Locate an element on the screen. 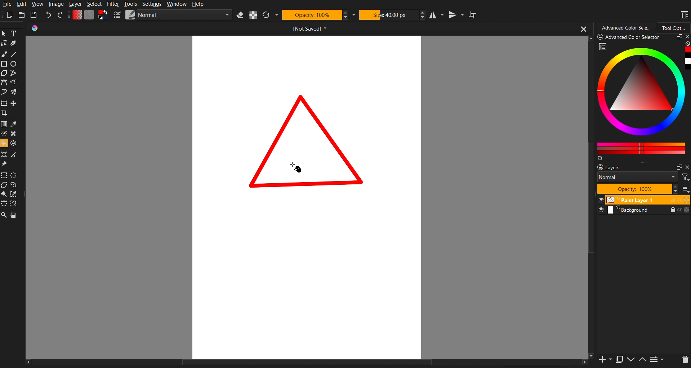 The height and width of the screenshot is (368, 691). rectangle tool is located at coordinates (4, 64).